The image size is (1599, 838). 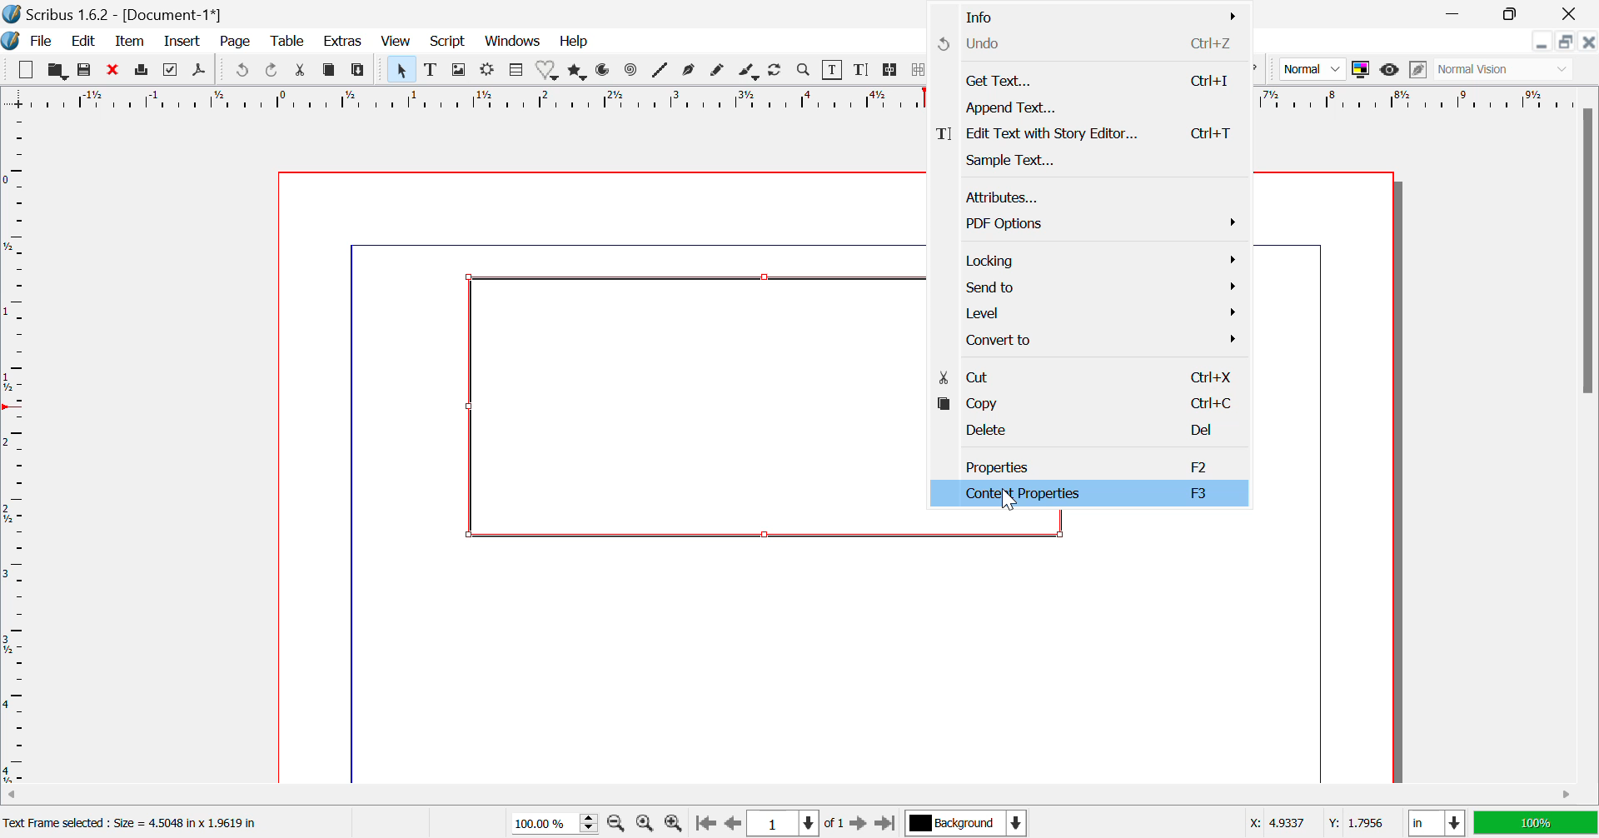 I want to click on Copy, so click(x=1093, y=402).